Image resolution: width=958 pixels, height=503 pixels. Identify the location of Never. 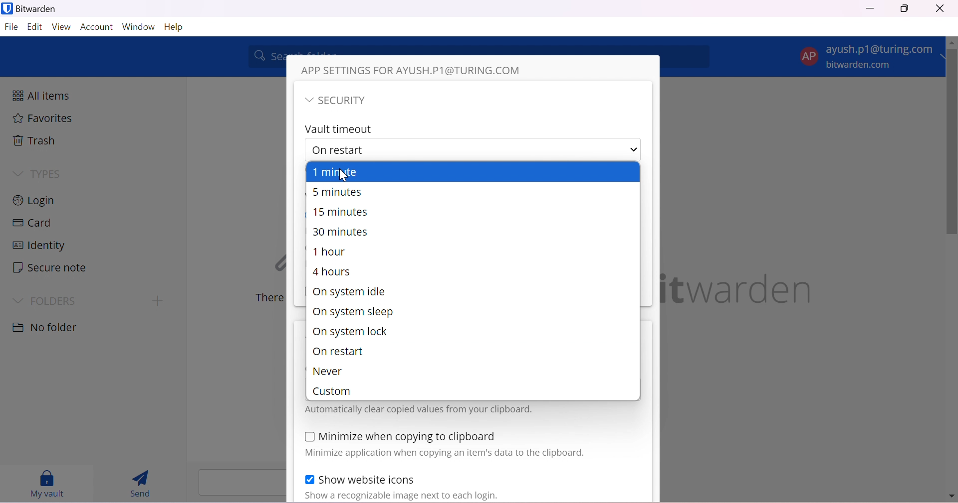
(330, 372).